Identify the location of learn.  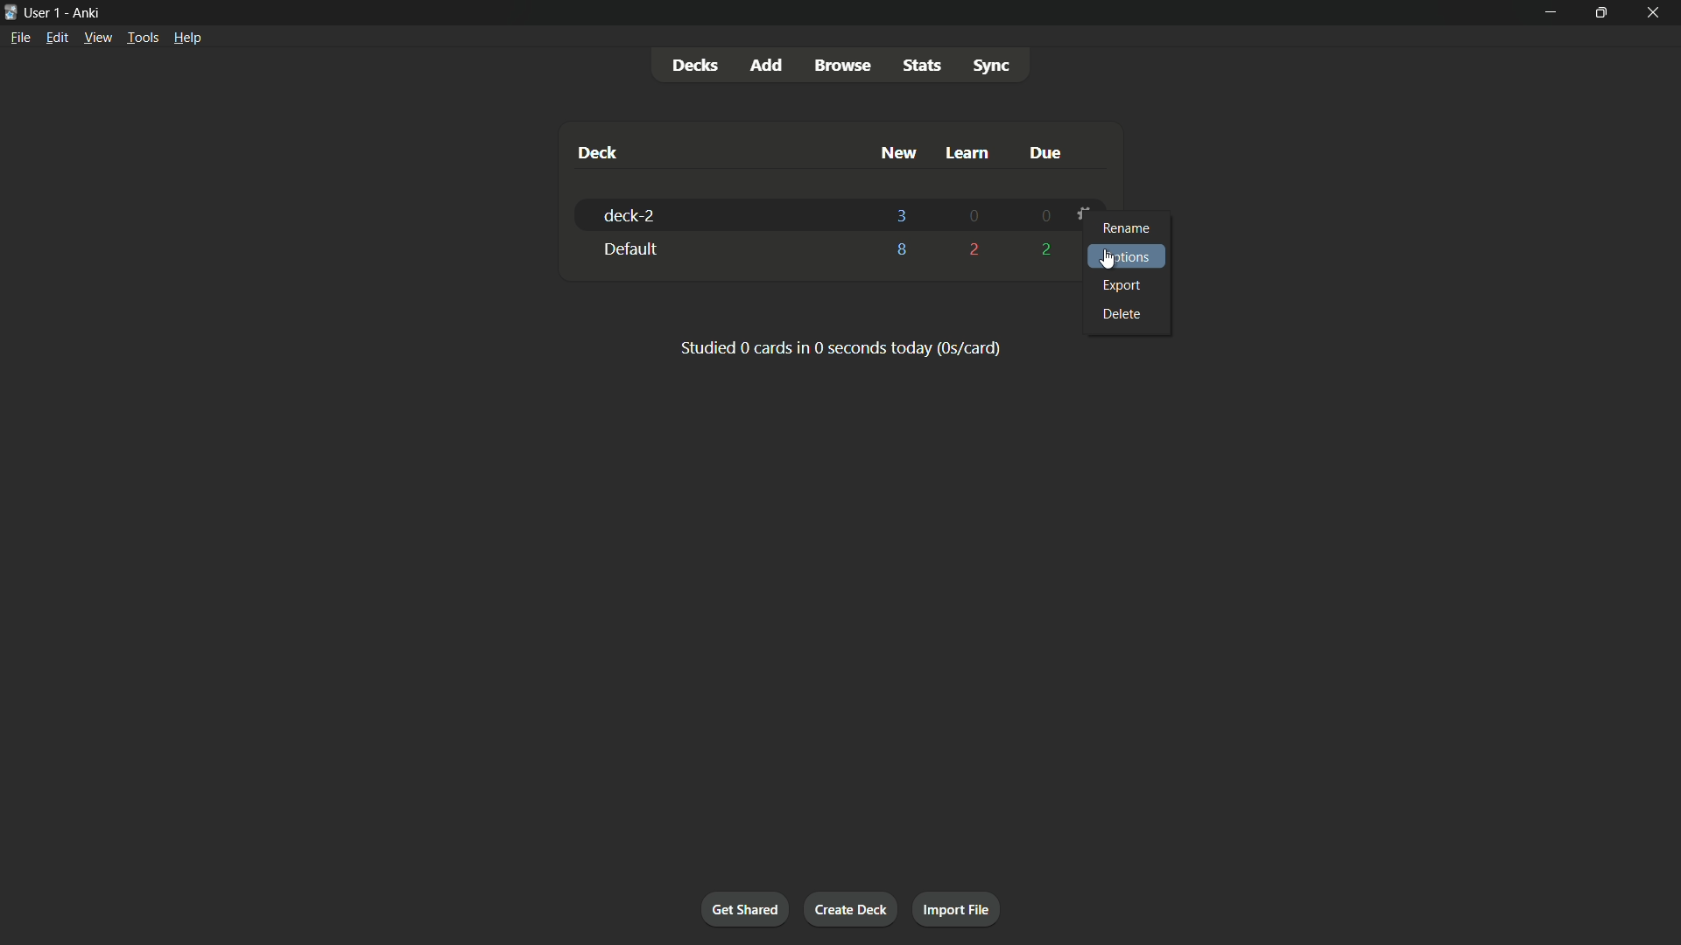
(966, 153).